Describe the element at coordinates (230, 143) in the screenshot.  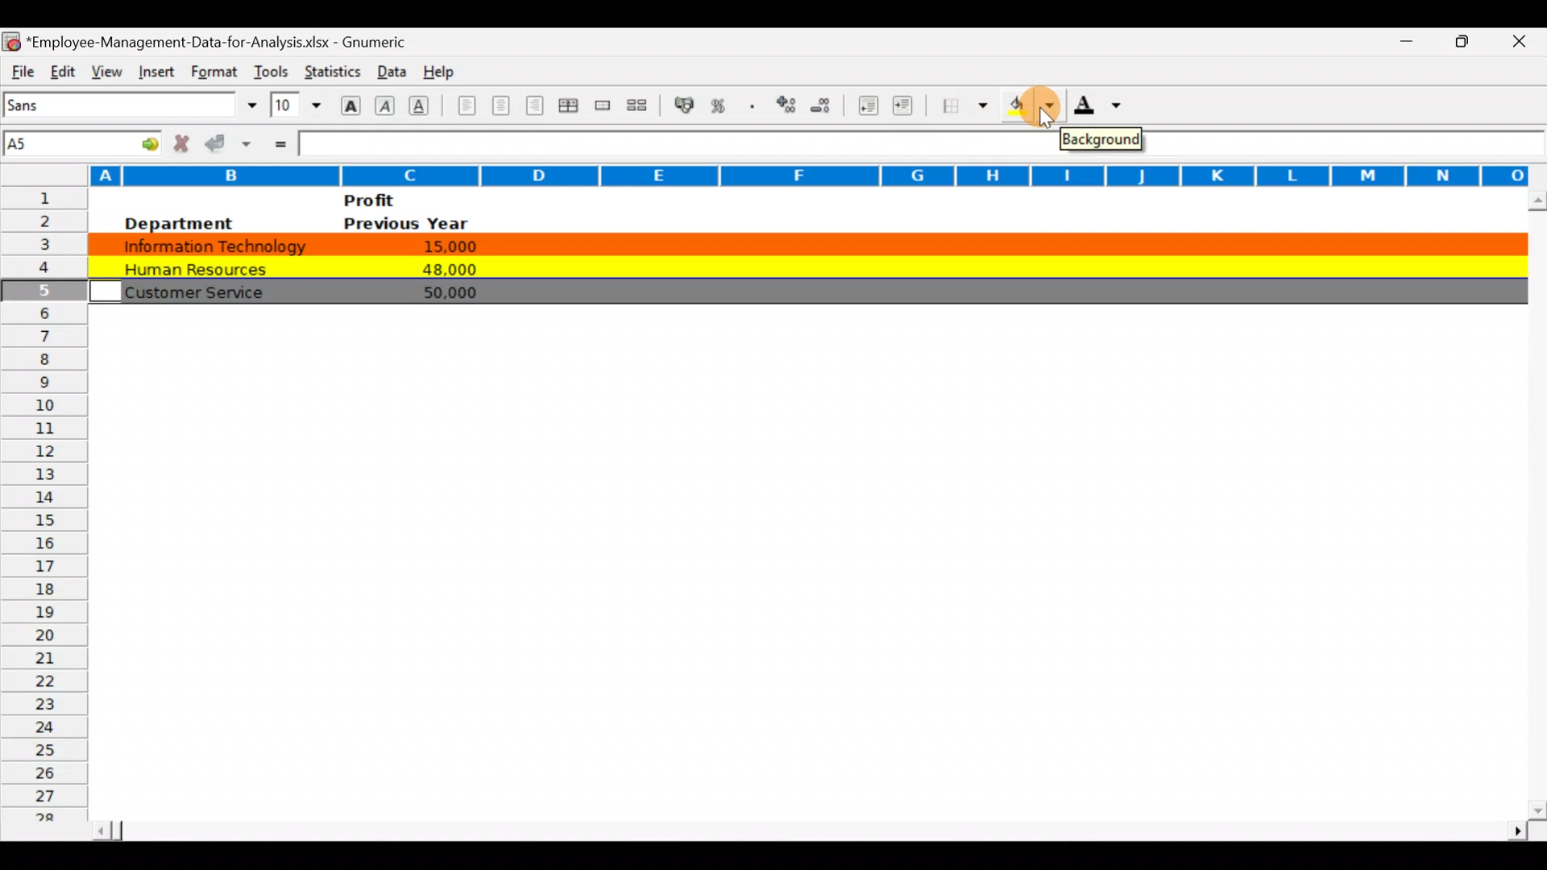
I see `Accept change` at that location.